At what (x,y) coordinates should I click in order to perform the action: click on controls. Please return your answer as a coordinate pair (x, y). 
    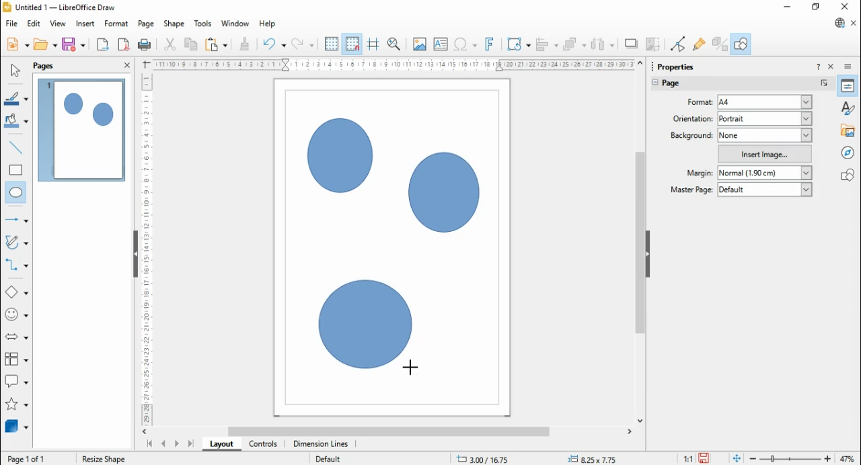
    Looking at the image, I should click on (262, 444).